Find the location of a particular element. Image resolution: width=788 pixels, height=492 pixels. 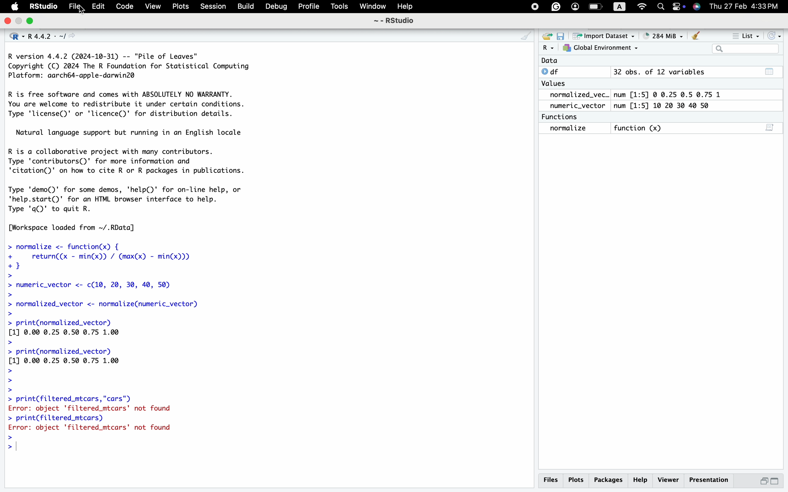

Window is located at coordinates (372, 7).